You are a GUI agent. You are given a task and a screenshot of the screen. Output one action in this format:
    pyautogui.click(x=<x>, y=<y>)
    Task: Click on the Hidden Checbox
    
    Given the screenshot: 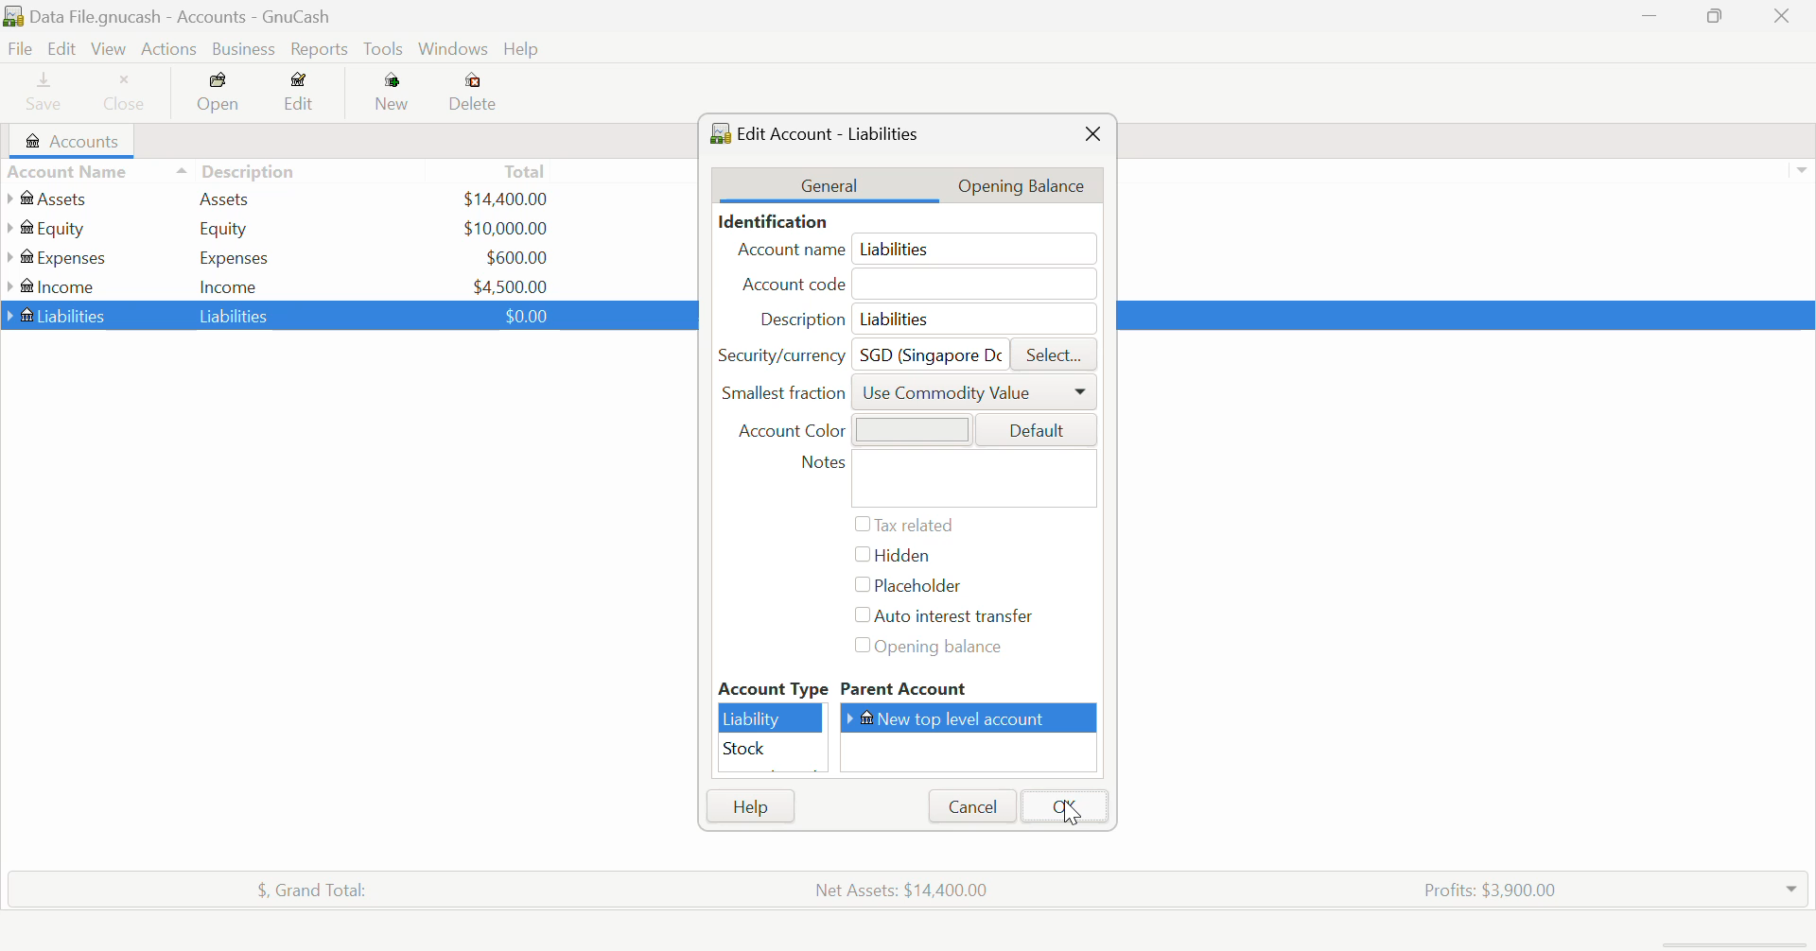 What is the action you would take?
    pyautogui.click(x=890, y=559)
    